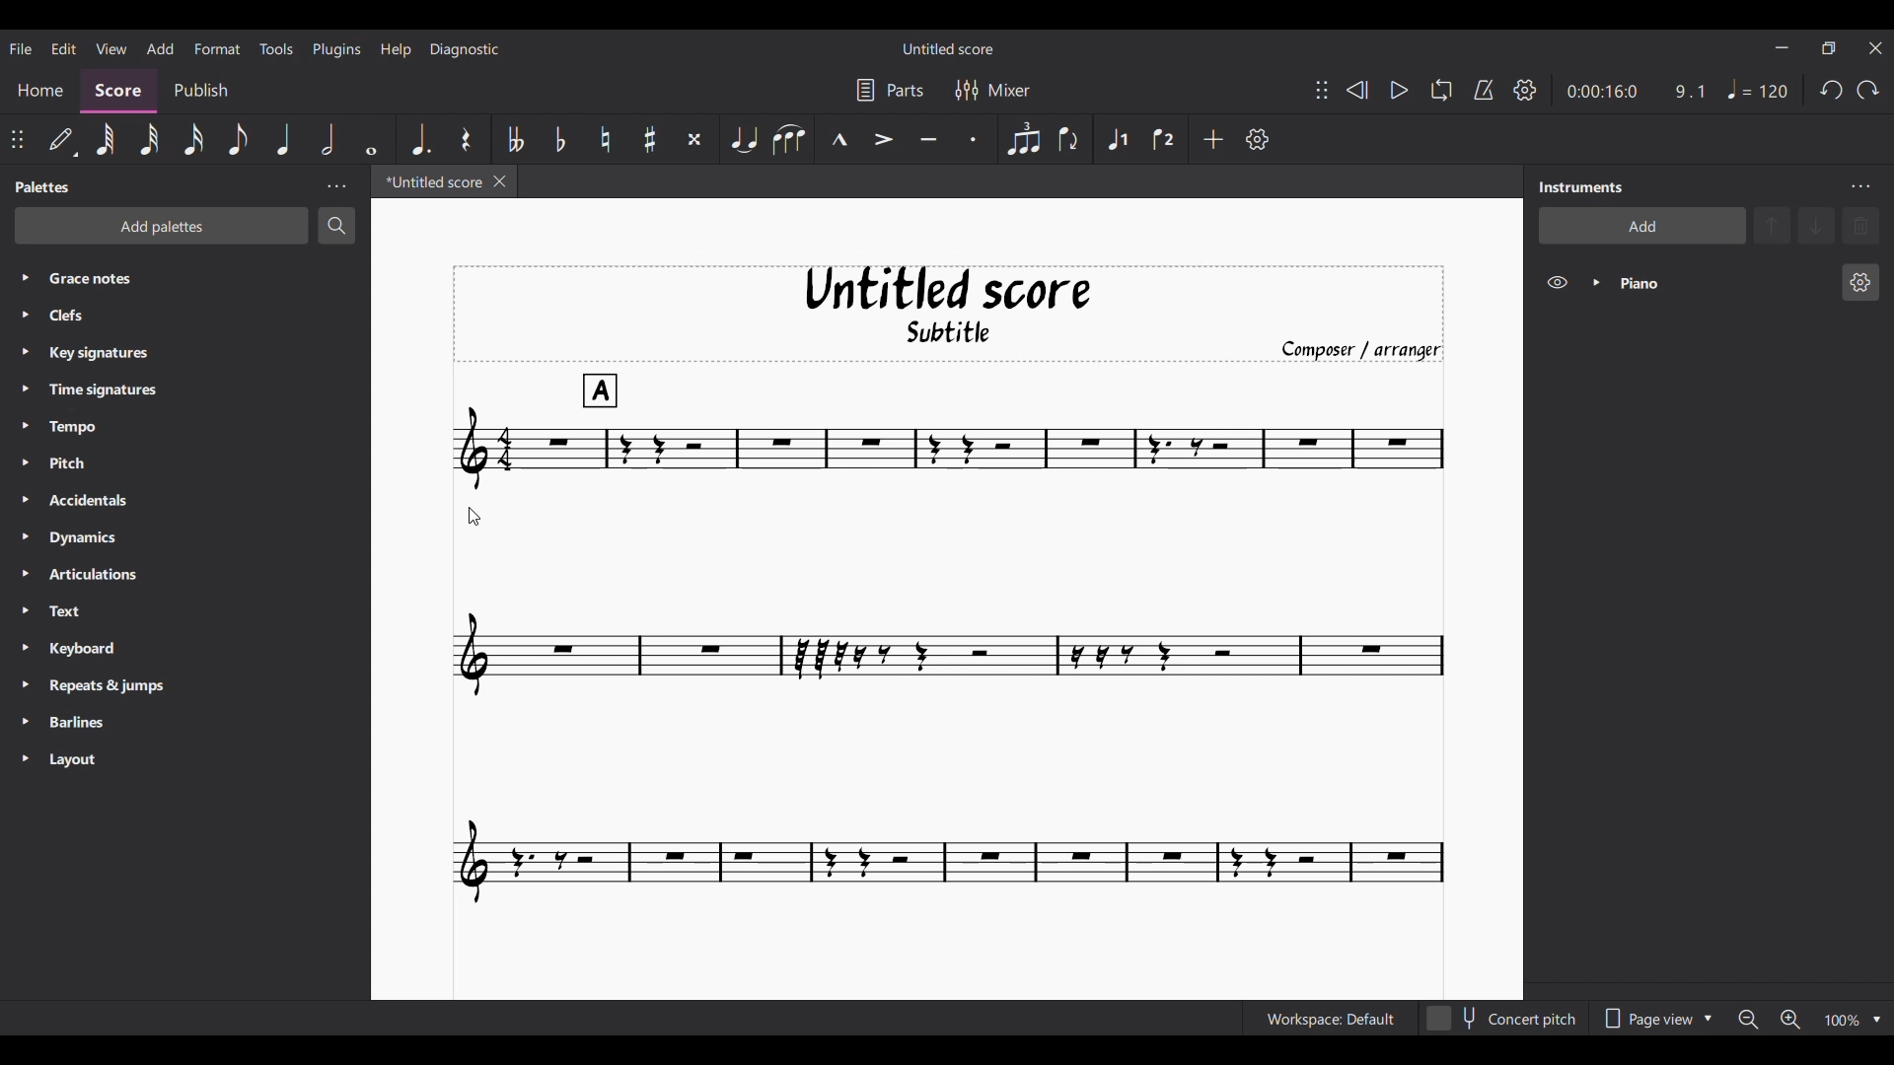  Describe the element at coordinates (947, 48) in the screenshot. I see `Score name` at that location.